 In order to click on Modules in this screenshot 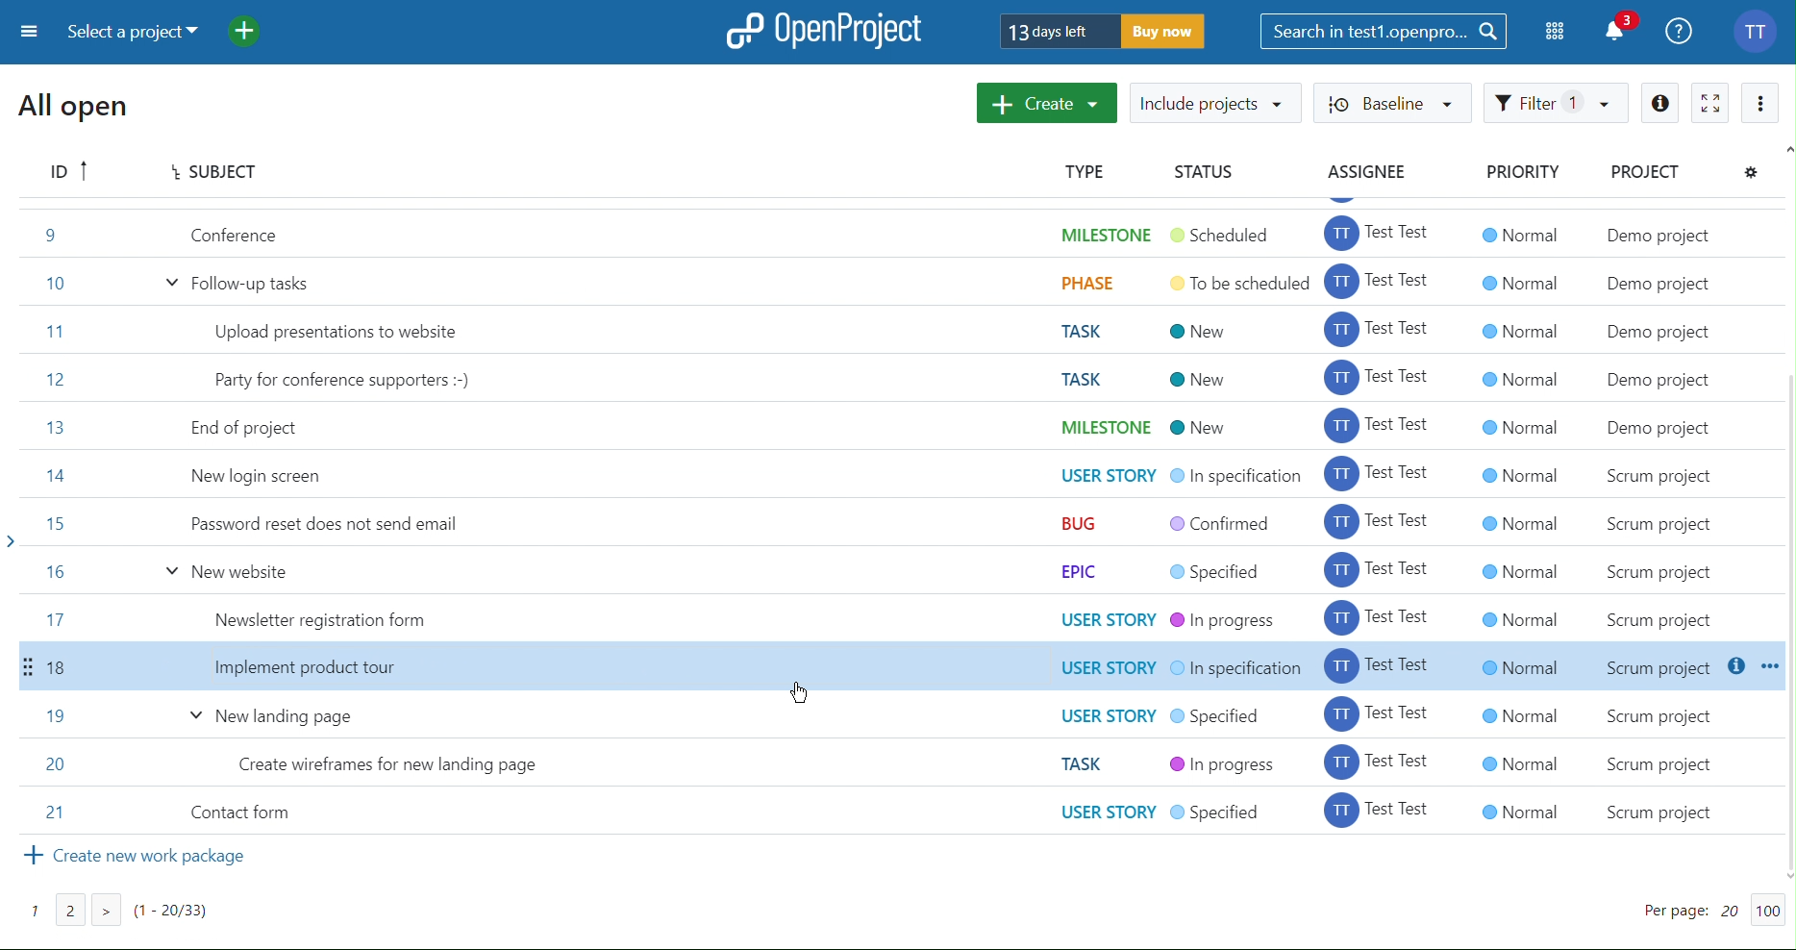, I will do `click(1557, 32)`.